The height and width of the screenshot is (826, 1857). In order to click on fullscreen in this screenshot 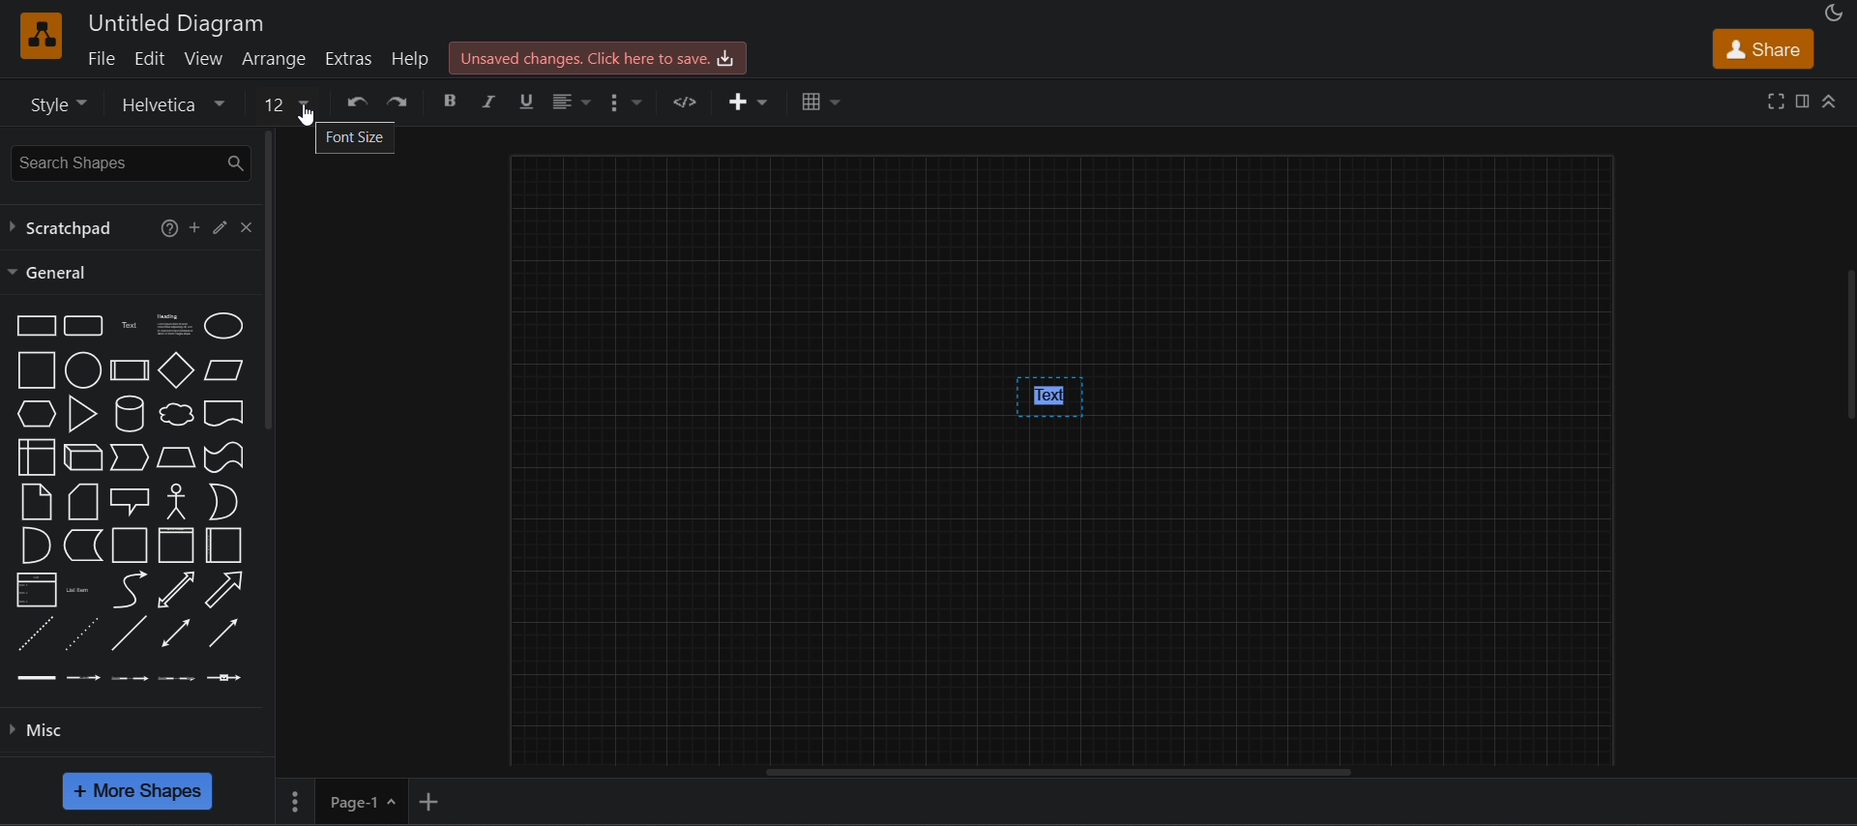, I will do `click(1776, 101)`.